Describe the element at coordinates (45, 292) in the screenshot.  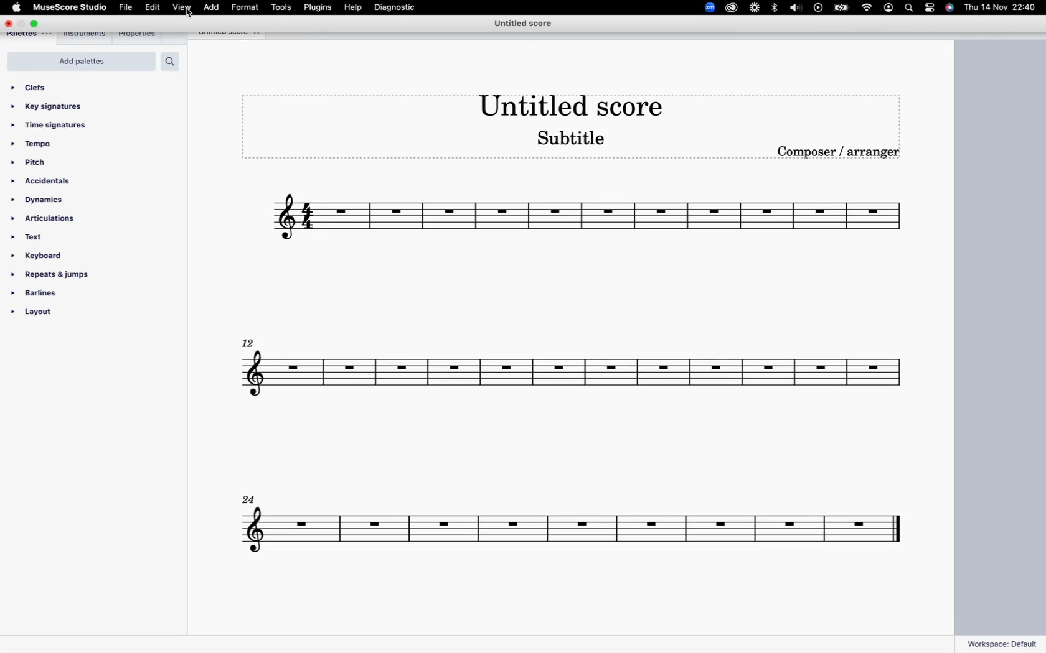
I see `barlines` at that location.